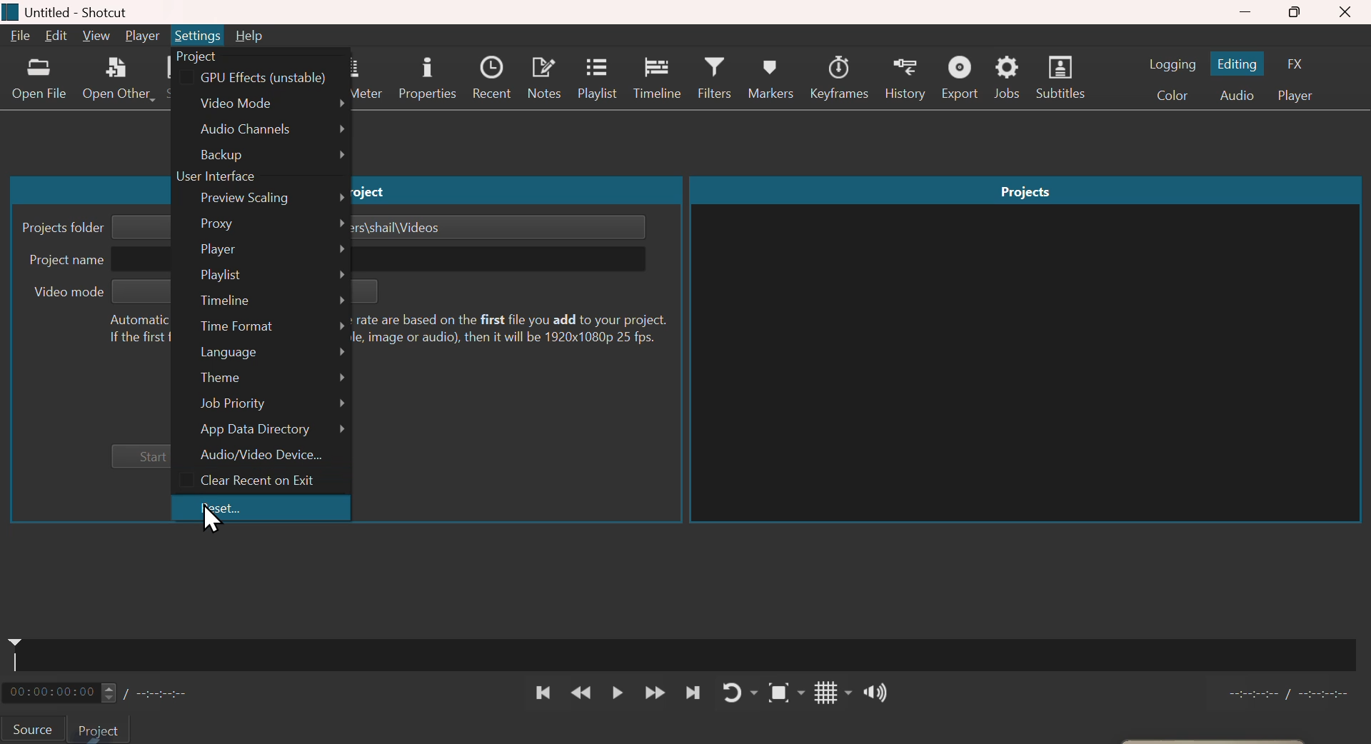 The image size is (1371, 744). What do you see at coordinates (35, 728) in the screenshot?
I see `Source` at bounding box center [35, 728].